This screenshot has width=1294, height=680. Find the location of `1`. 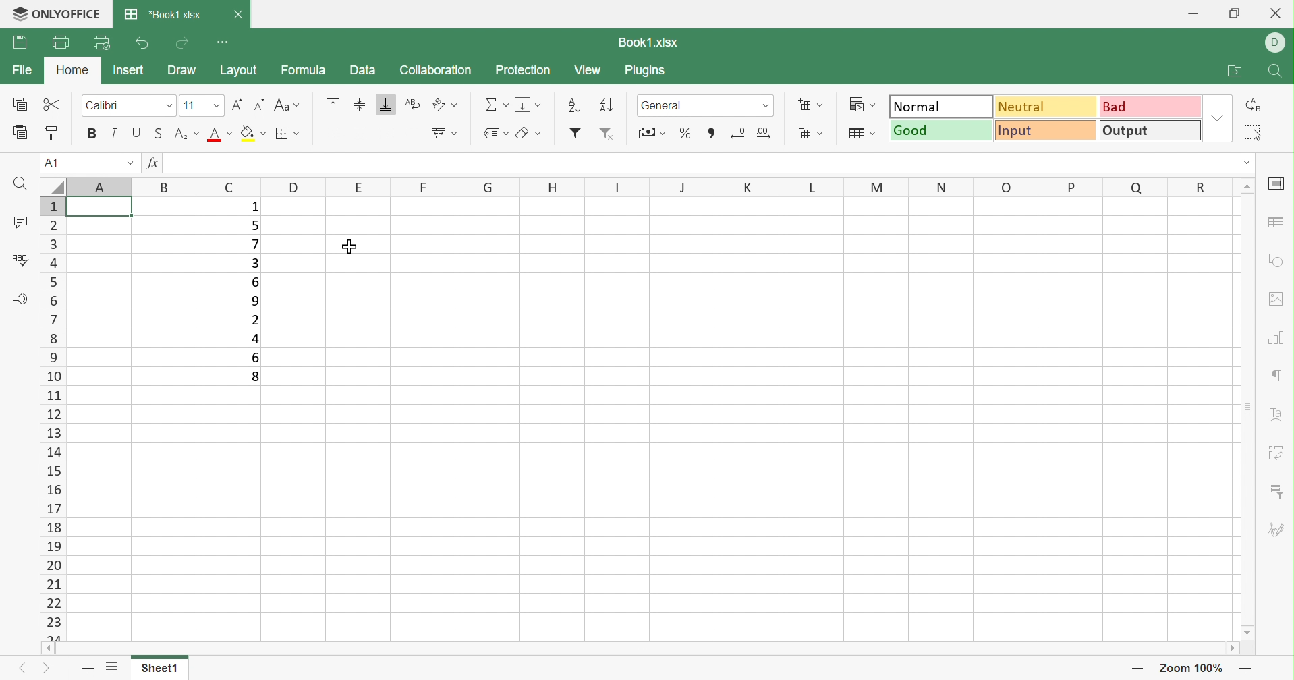

1 is located at coordinates (254, 208).